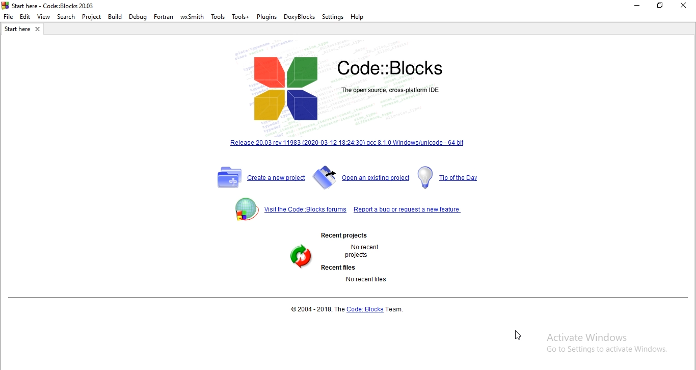  Describe the element at coordinates (317, 309) in the screenshot. I see `2004 - 2018, The` at that location.